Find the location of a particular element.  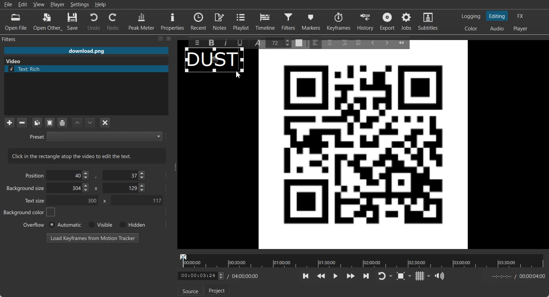

Position Y- Coordinate is located at coordinates (125, 175).